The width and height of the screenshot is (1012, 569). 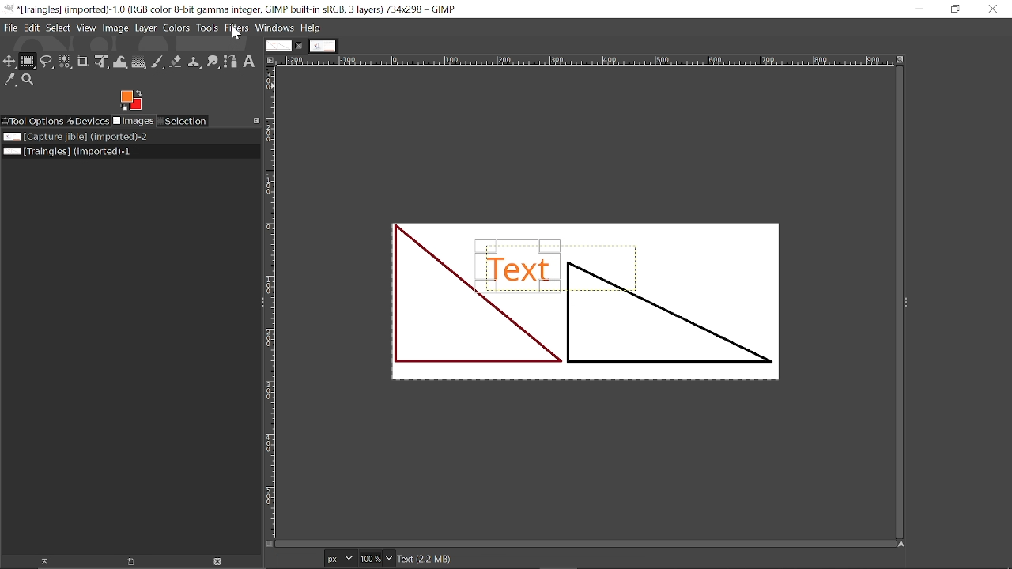 I want to click on eraser tool, so click(x=176, y=63).